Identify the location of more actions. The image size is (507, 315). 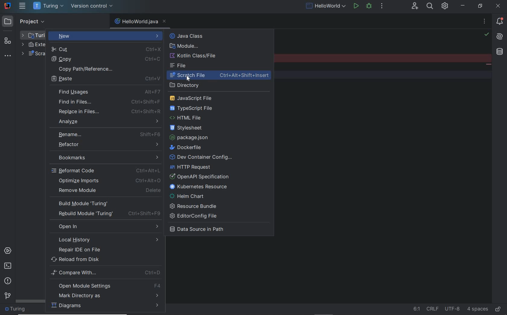
(382, 7).